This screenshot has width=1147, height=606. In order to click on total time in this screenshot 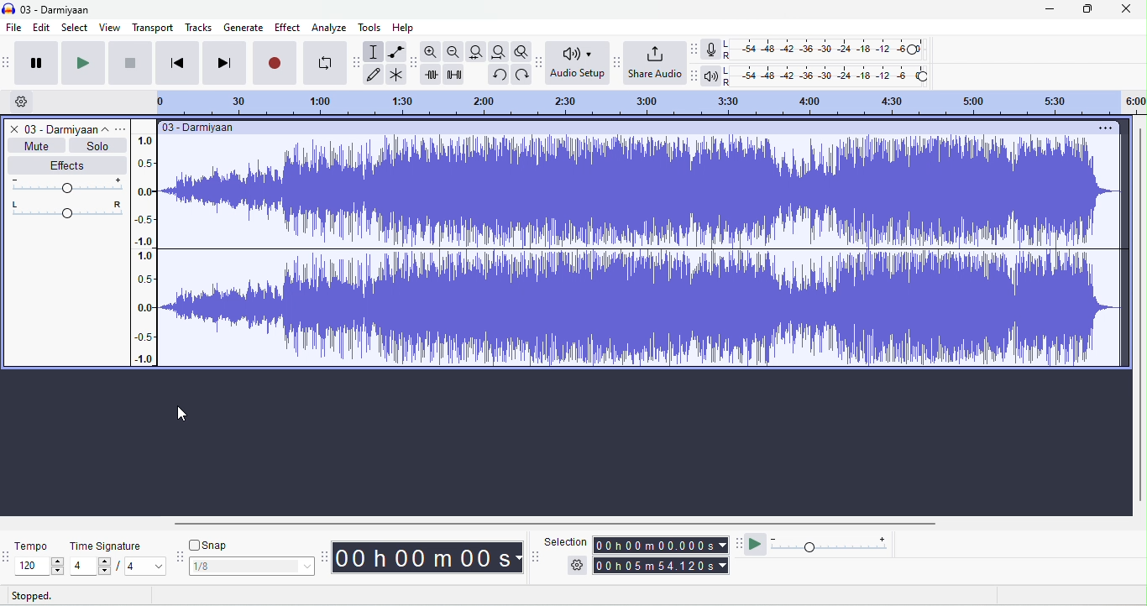, I will do `click(661, 566)`.